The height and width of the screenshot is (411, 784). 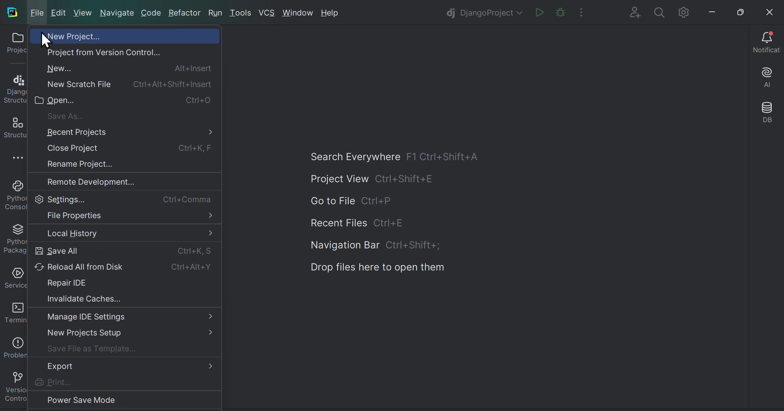 What do you see at coordinates (66, 116) in the screenshot?
I see `save as` at bounding box center [66, 116].